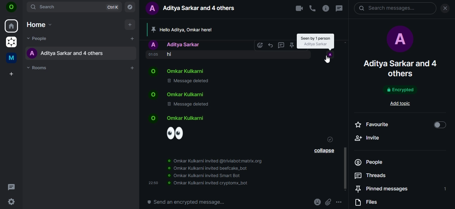 This screenshot has height=209, width=455. What do you see at coordinates (65, 53) in the screenshot?
I see `aditya sarkar and 4 others` at bounding box center [65, 53].